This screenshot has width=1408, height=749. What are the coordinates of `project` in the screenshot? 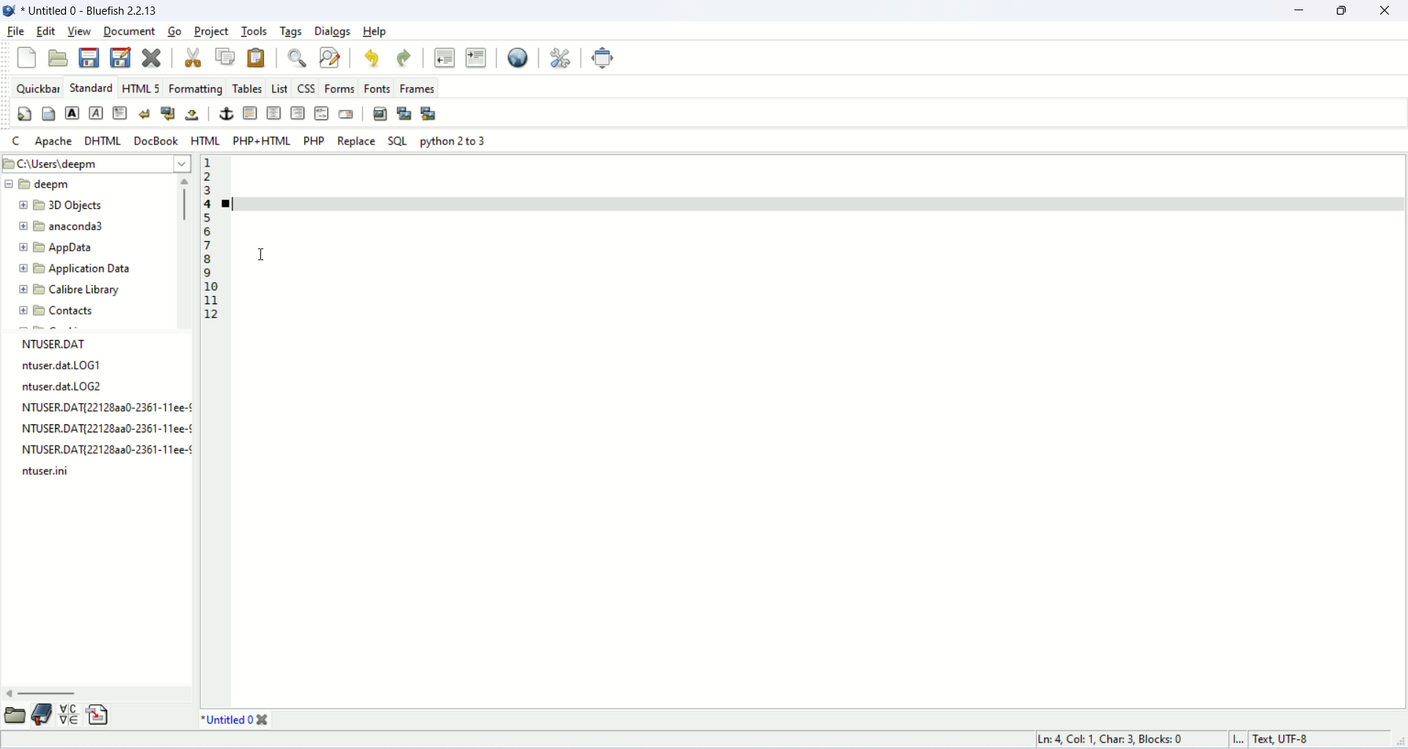 It's located at (210, 31).